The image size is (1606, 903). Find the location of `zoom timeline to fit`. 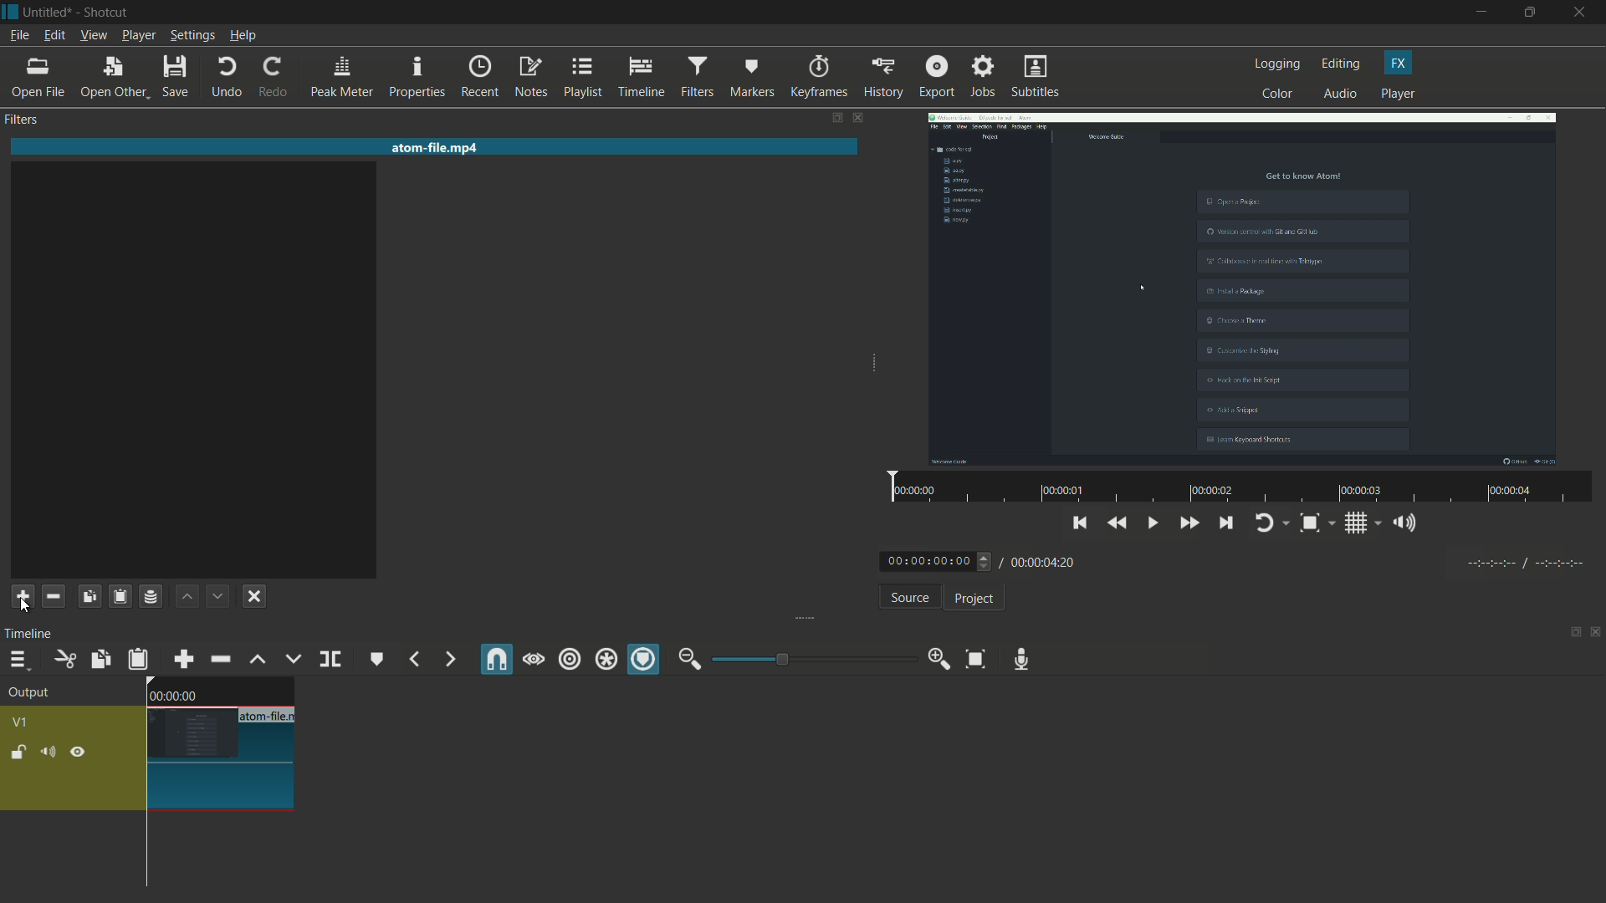

zoom timeline to fit is located at coordinates (975, 658).